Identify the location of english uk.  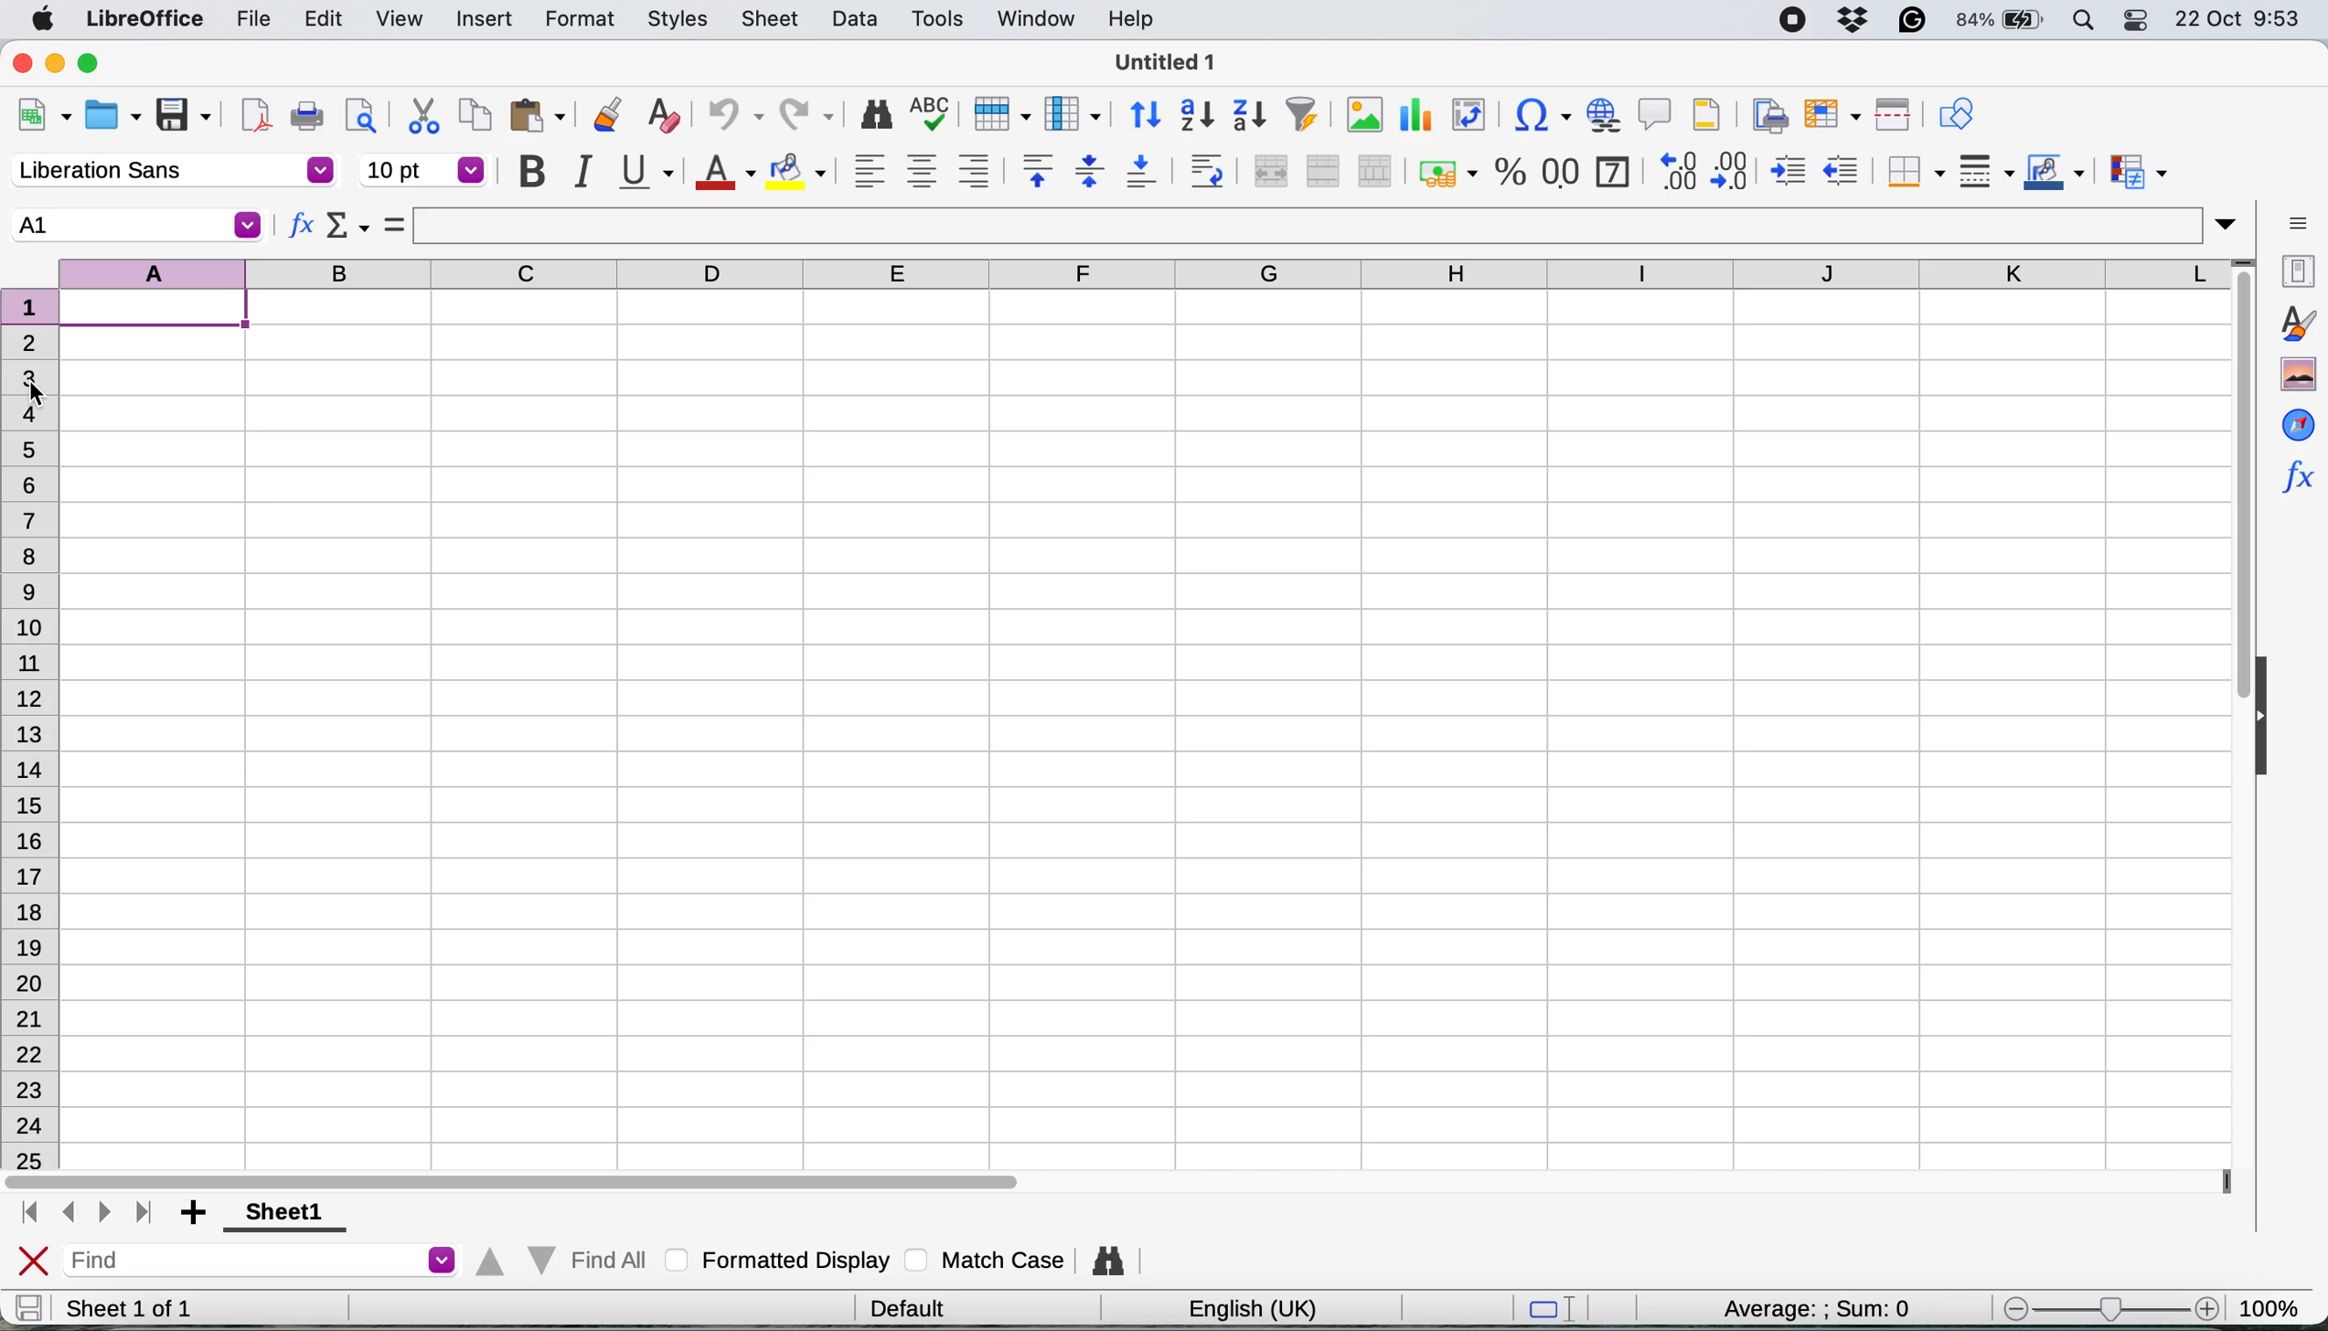
(1252, 1308).